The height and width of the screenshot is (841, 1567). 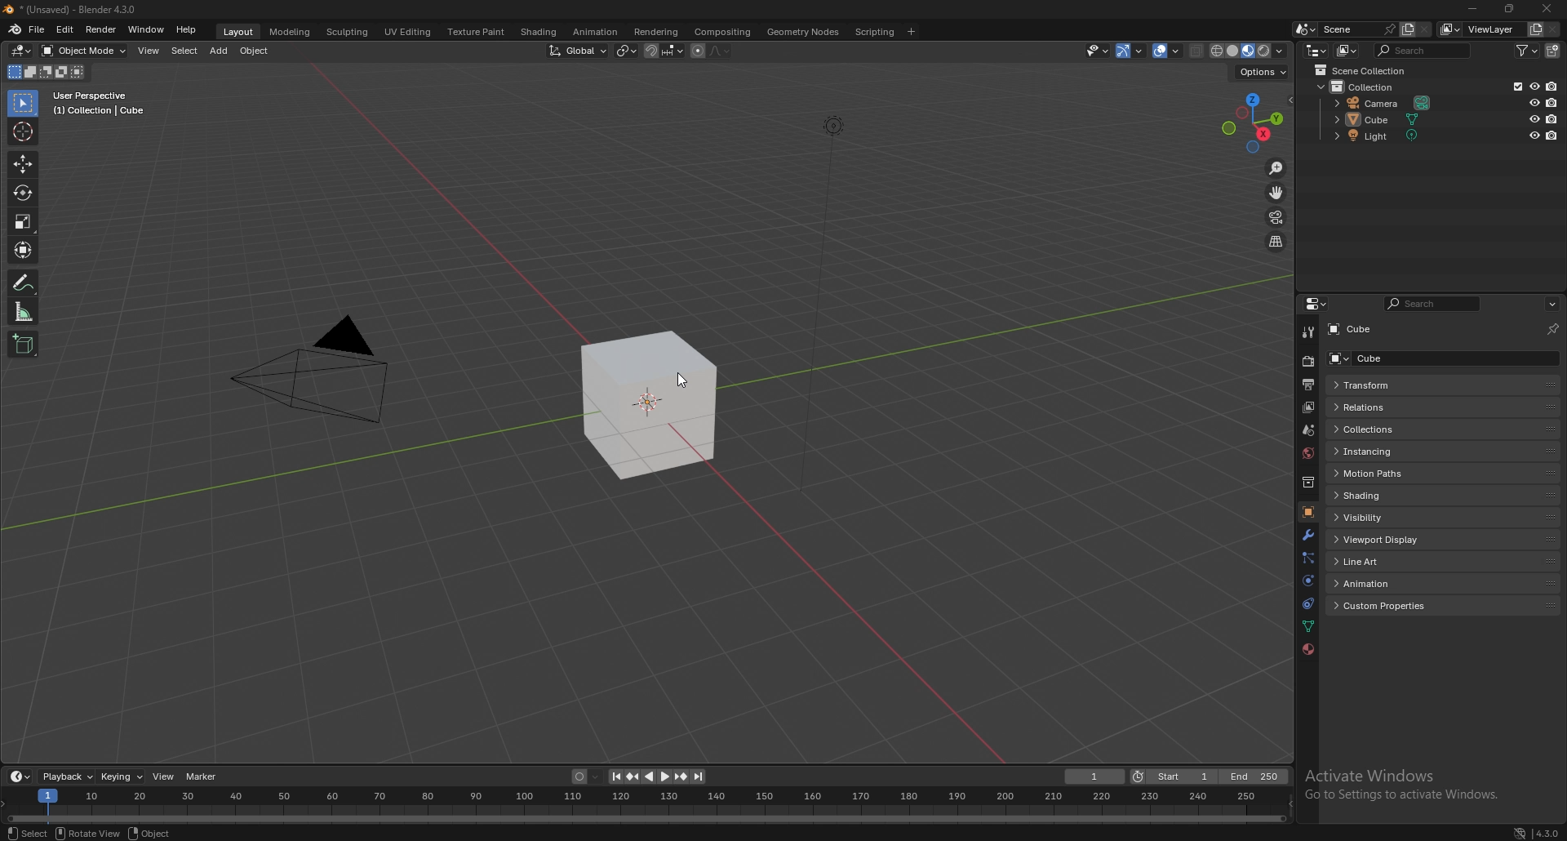 I want to click on auto keying, so click(x=587, y=776).